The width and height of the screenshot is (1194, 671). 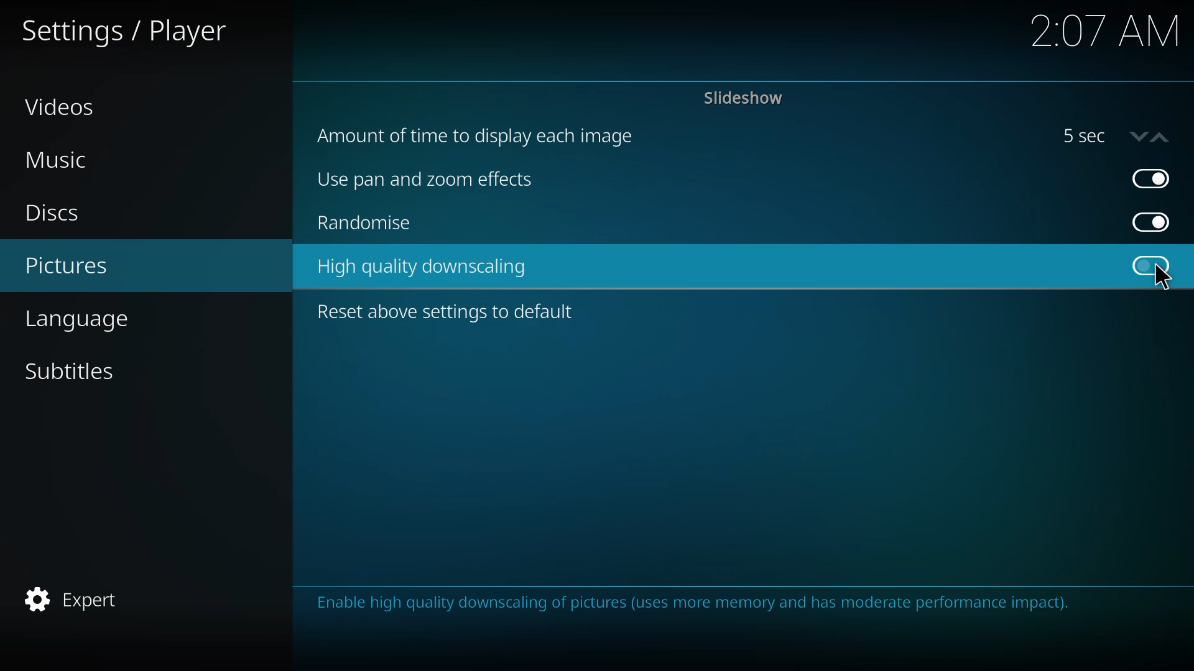 I want to click on randomize, so click(x=366, y=225).